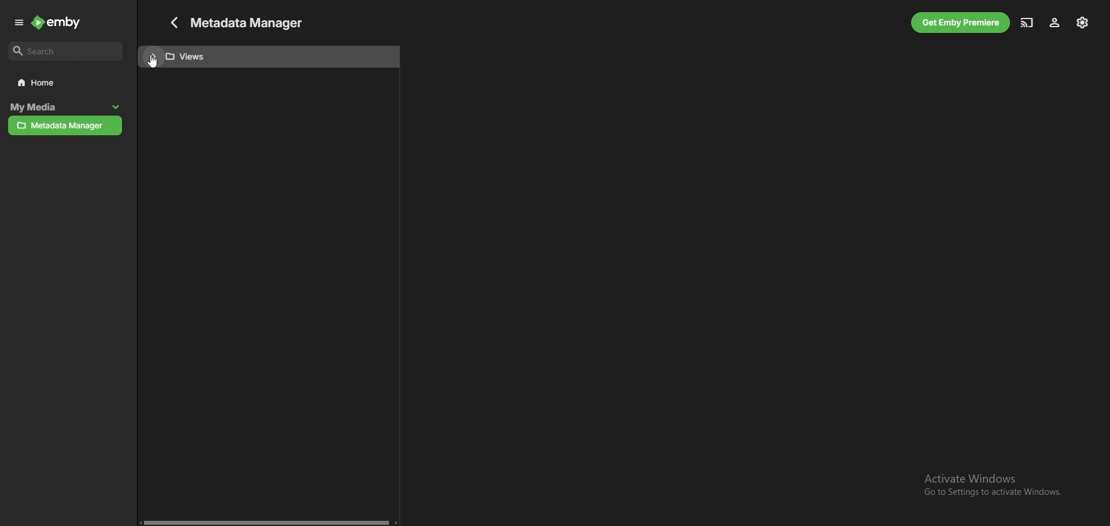 The height and width of the screenshot is (526, 1110). What do you see at coordinates (267, 522) in the screenshot?
I see `horizontal scroll` at bounding box center [267, 522].